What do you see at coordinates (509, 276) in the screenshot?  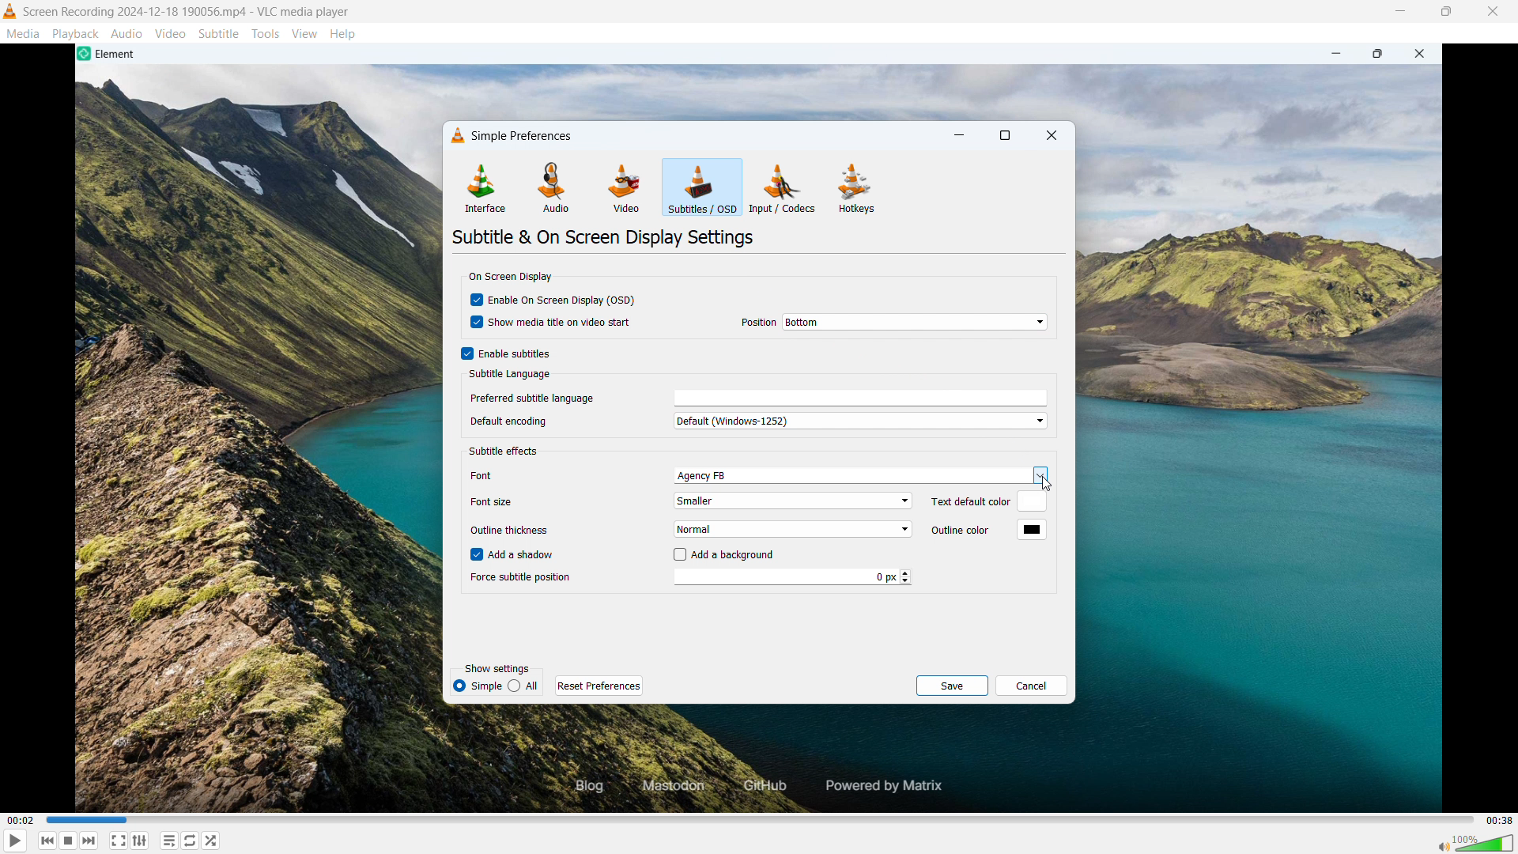 I see `on screen display` at bounding box center [509, 276].